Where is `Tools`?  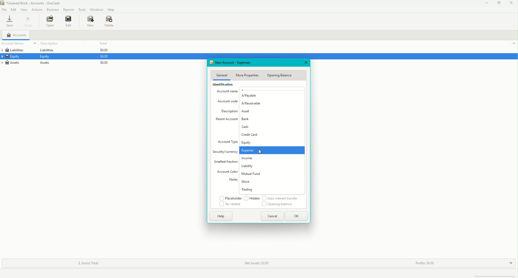 Tools is located at coordinates (82, 9).